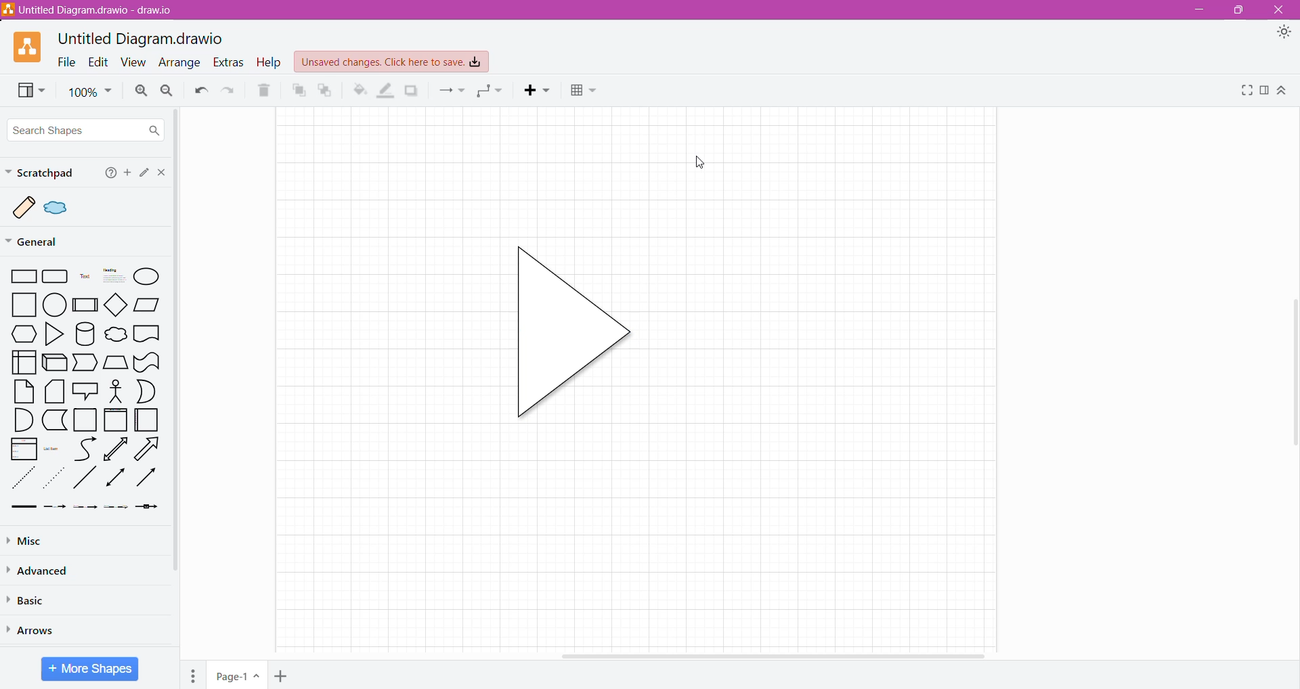 This screenshot has height=689, width=1300. I want to click on Waypoints, so click(491, 89).